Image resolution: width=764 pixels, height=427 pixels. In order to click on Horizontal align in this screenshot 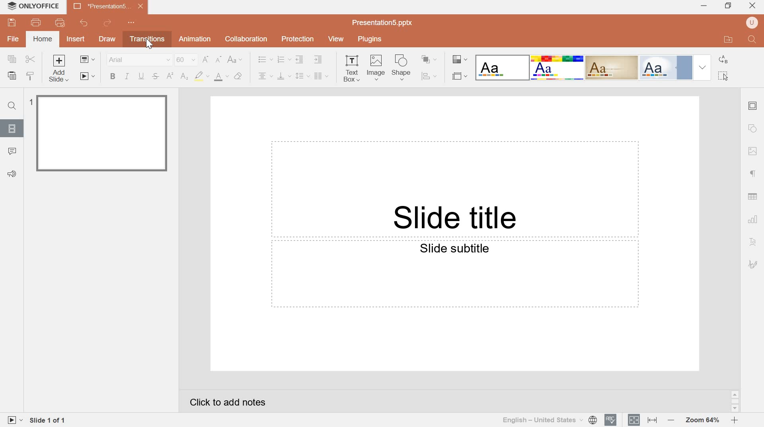, I will do `click(262, 75)`.